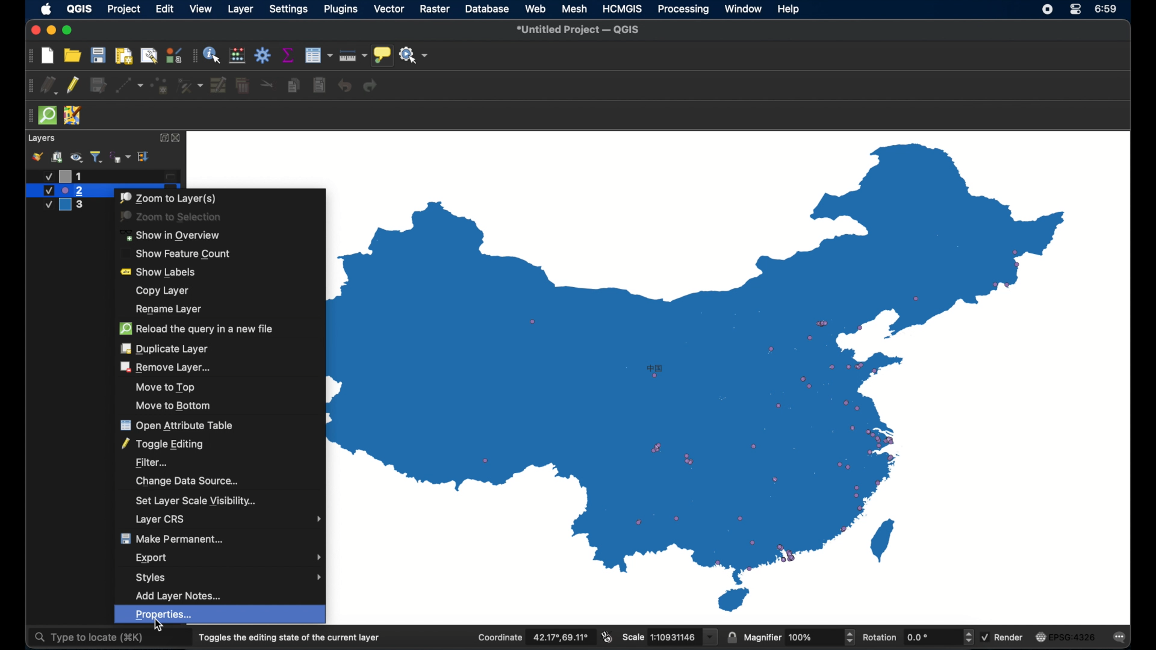 The width and height of the screenshot is (1156, 650). Describe the element at coordinates (263, 55) in the screenshot. I see `toolbox` at that location.